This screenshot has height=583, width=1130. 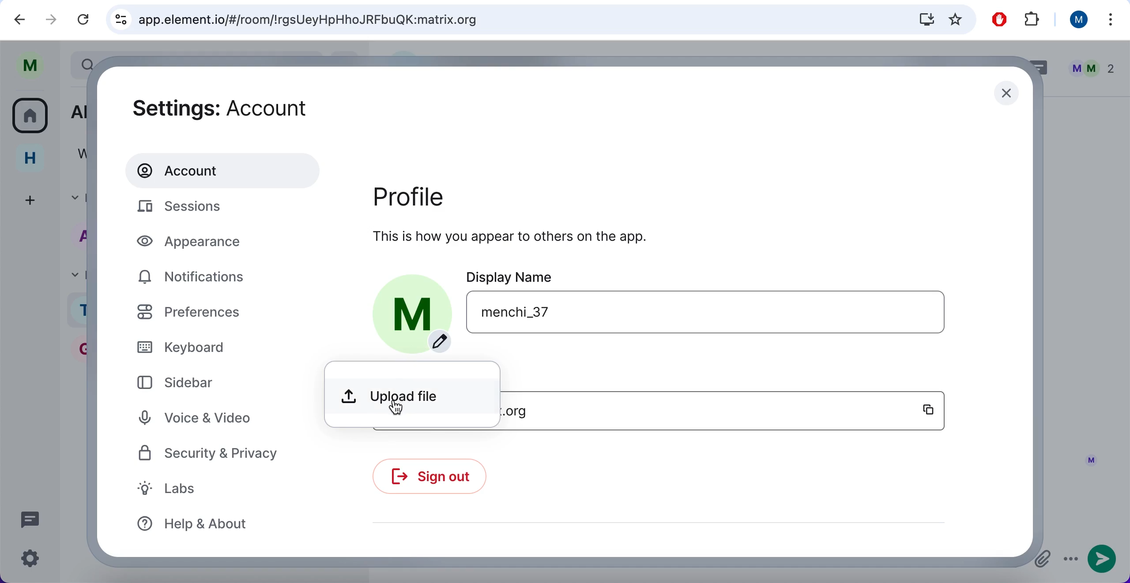 I want to click on upload file, so click(x=408, y=396).